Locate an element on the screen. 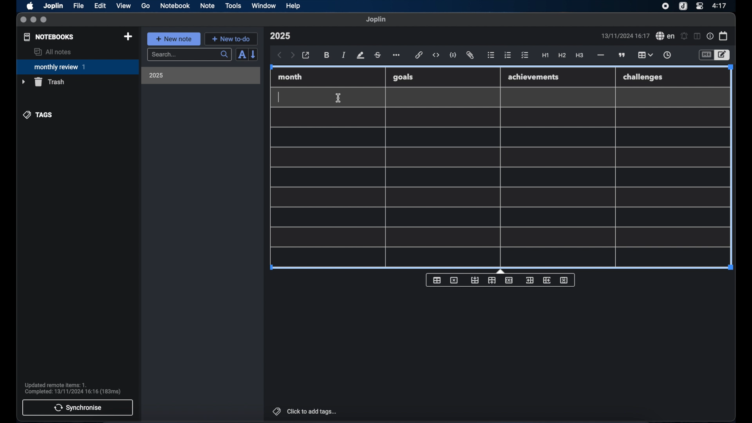 This screenshot has height=423, width=752. insert table is located at coordinates (437, 280).